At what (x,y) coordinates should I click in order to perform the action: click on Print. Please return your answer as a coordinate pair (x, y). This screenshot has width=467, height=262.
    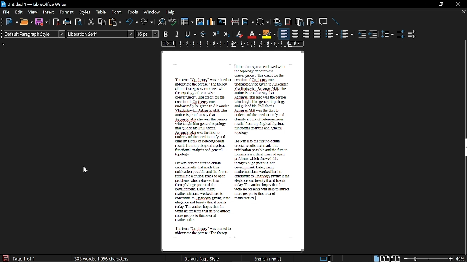
    Looking at the image, I should click on (68, 23).